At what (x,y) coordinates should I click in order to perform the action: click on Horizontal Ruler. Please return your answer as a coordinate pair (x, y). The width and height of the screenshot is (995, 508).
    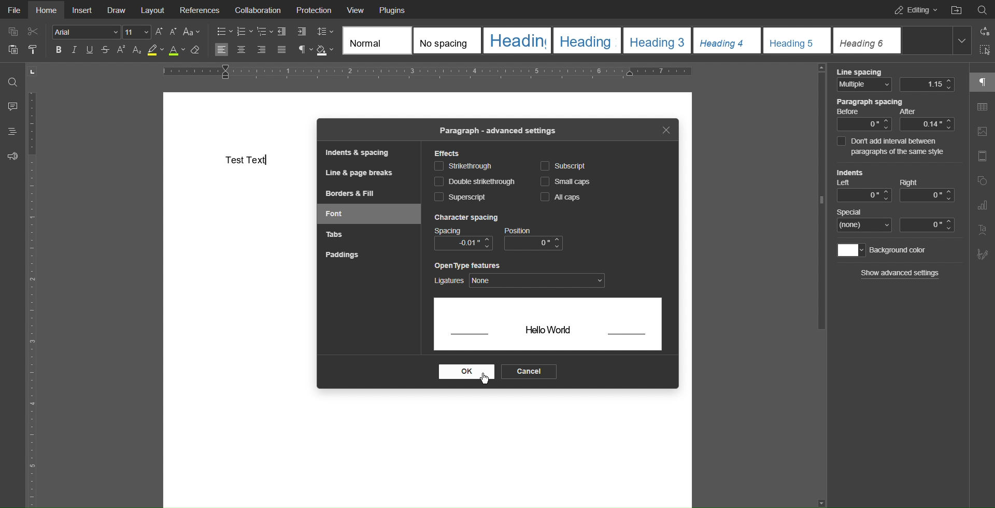
    Looking at the image, I should click on (427, 72).